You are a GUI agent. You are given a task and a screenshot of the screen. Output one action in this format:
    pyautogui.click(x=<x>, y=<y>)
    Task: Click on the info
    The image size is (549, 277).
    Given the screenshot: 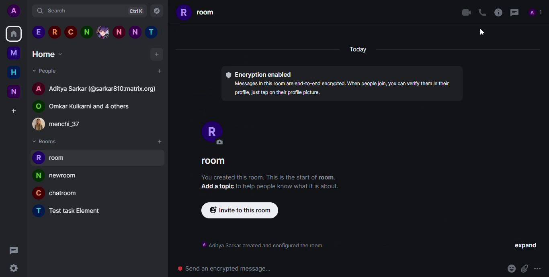 What is the action you would take?
    pyautogui.click(x=289, y=187)
    